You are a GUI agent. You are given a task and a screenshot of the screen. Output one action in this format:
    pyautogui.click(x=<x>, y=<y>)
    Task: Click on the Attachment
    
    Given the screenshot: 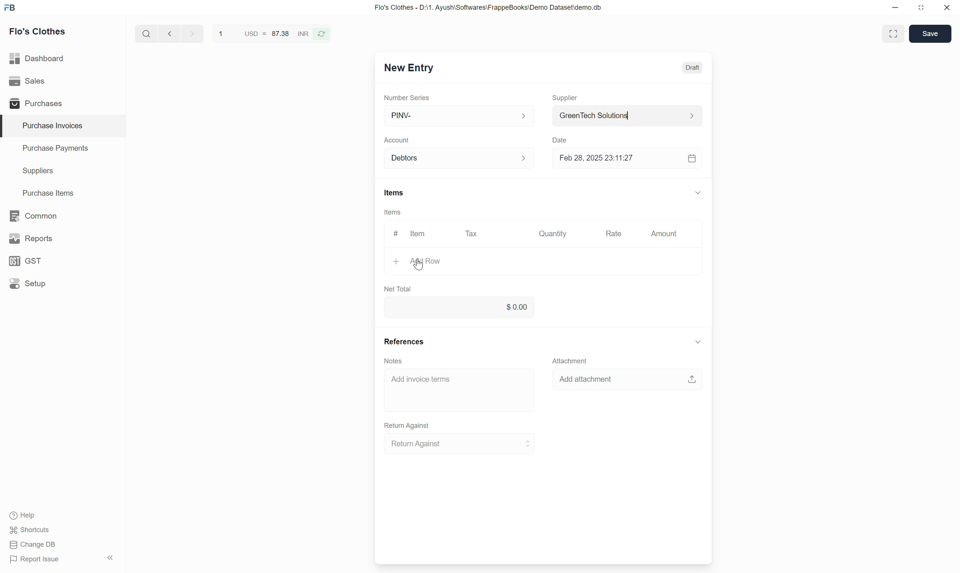 What is the action you would take?
    pyautogui.click(x=570, y=361)
    